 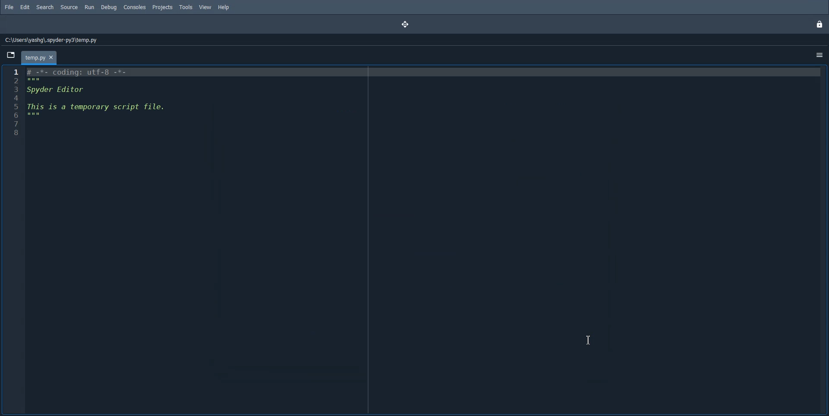 What do you see at coordinates (589, 340) in the screenshot?
I see `Text Cursor` at bounding box center [589, 340].